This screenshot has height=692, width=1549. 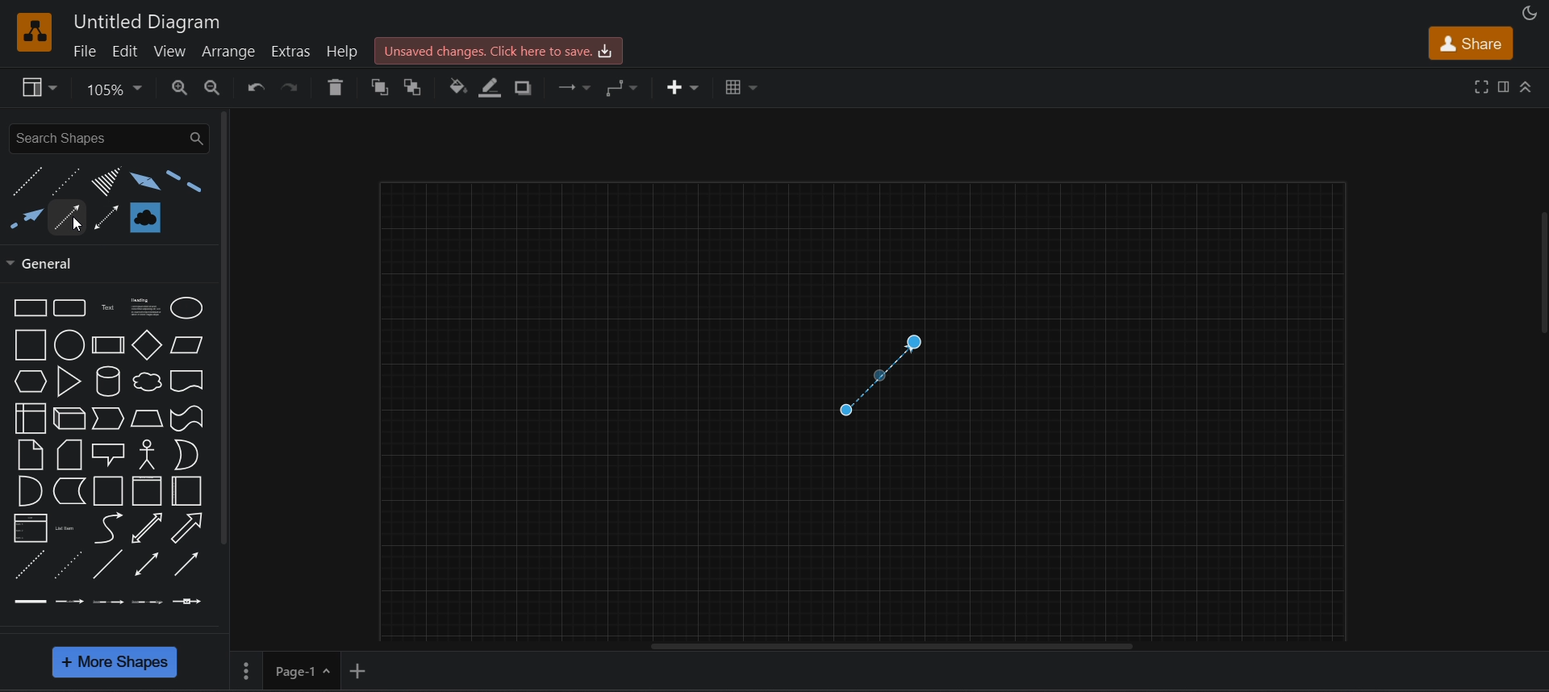 I want to click on cylinder, so click(x=105, y=383).